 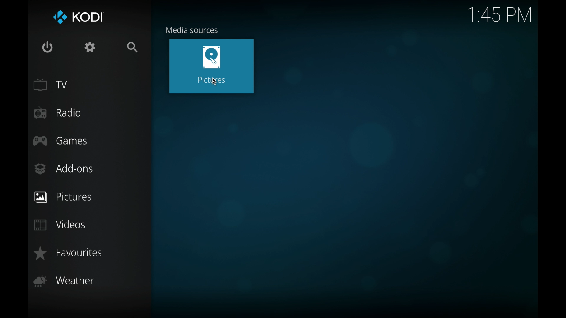 What do you see at coordinates (60, 141) in the screenshot?
I see `games` at bounding box center [60, 141].